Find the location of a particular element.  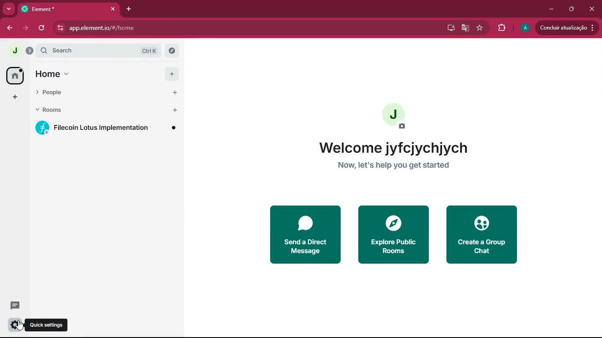

forward is located at coordinates (27, 29).